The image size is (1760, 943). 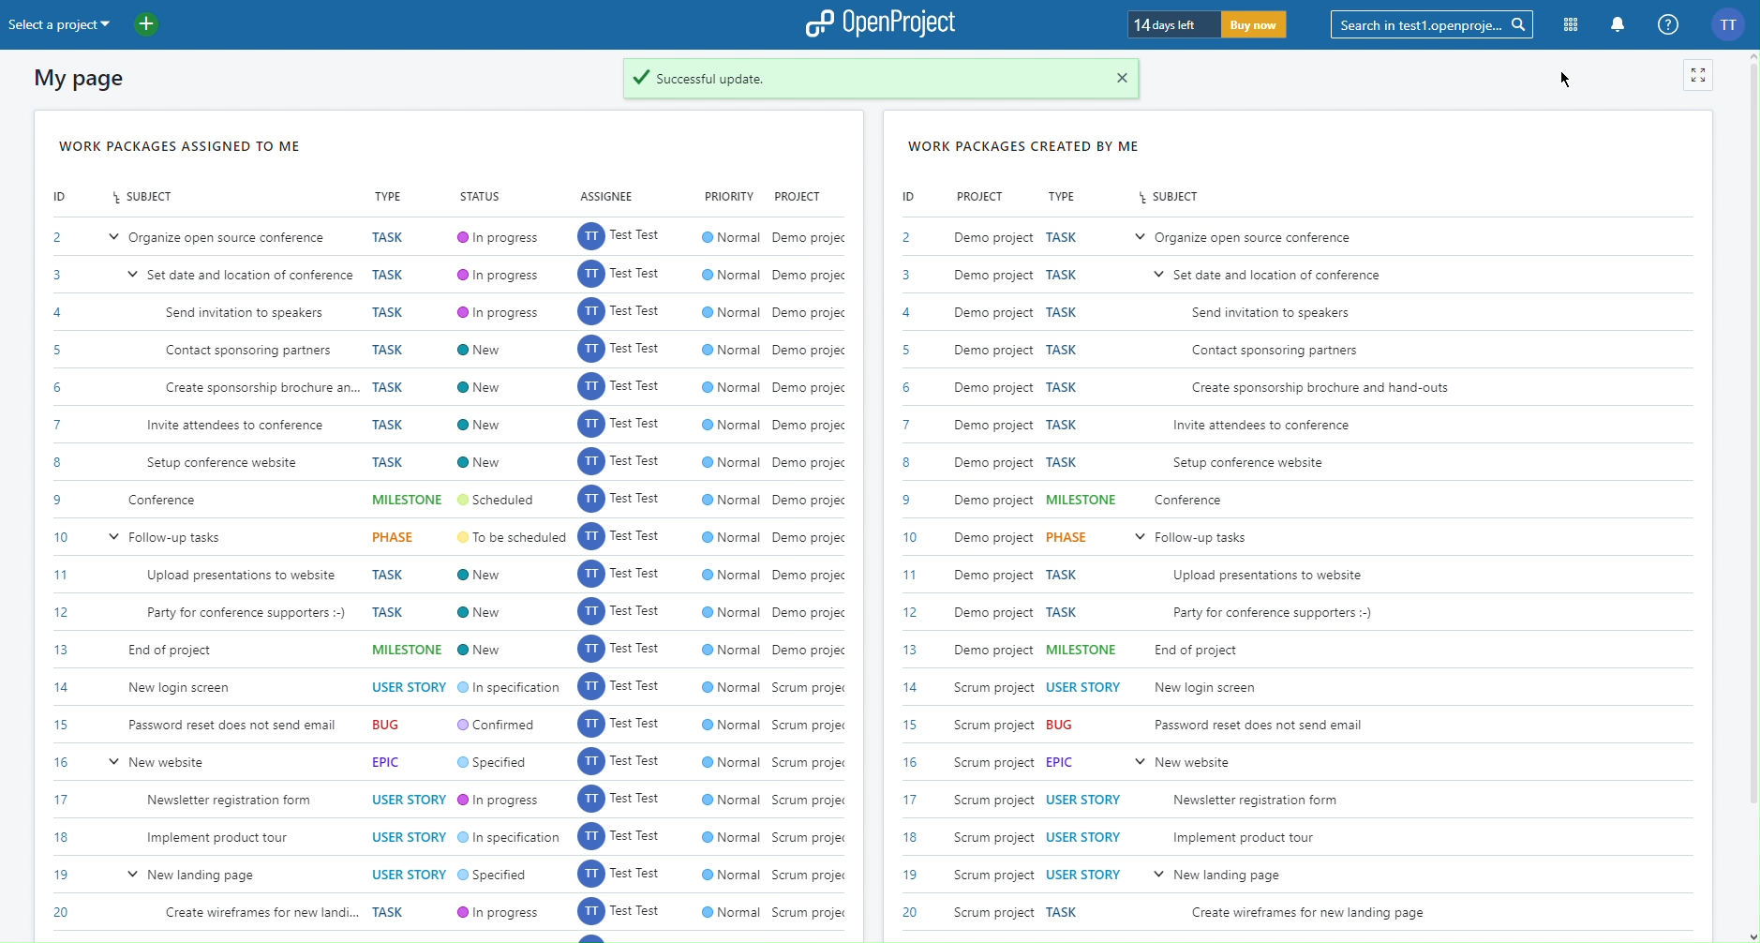 I want to click on Subject names, so click(x=1300, y=576).